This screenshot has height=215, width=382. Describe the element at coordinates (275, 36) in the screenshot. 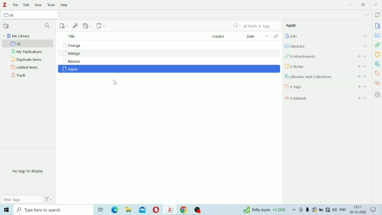

I see `Attachments` at that location.